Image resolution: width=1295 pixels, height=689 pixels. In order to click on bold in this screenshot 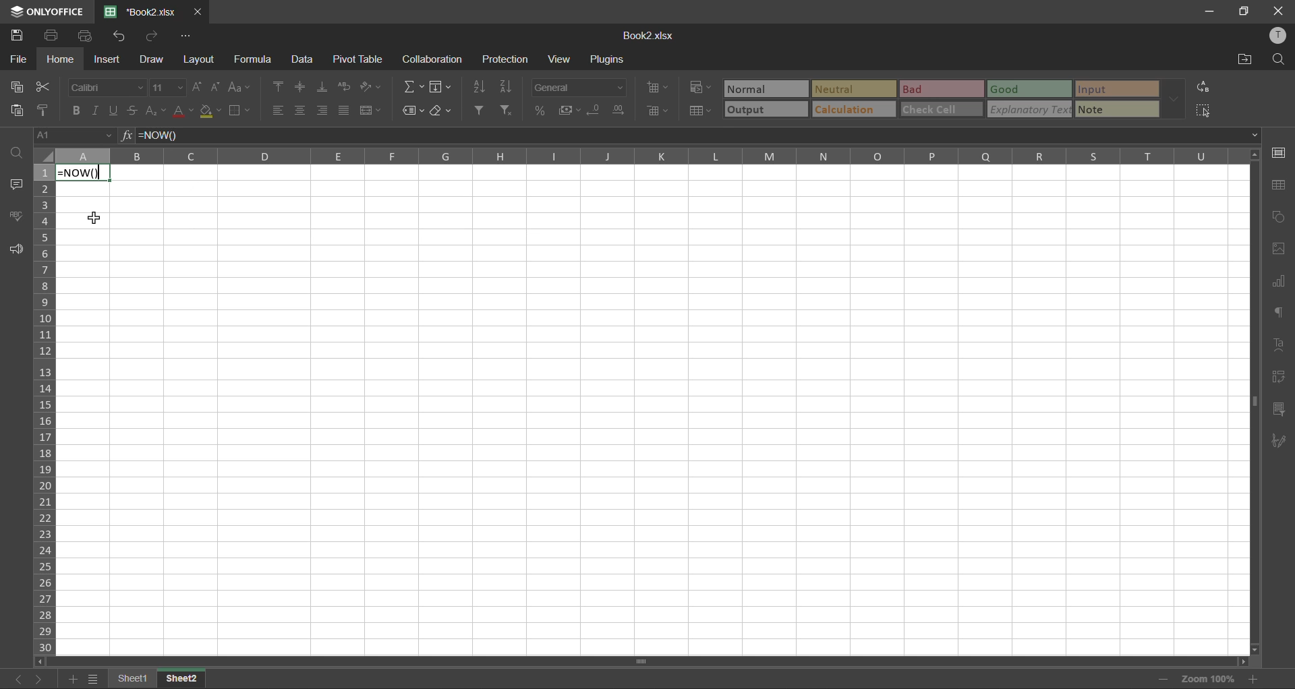, I will do `click(78, 110)`.